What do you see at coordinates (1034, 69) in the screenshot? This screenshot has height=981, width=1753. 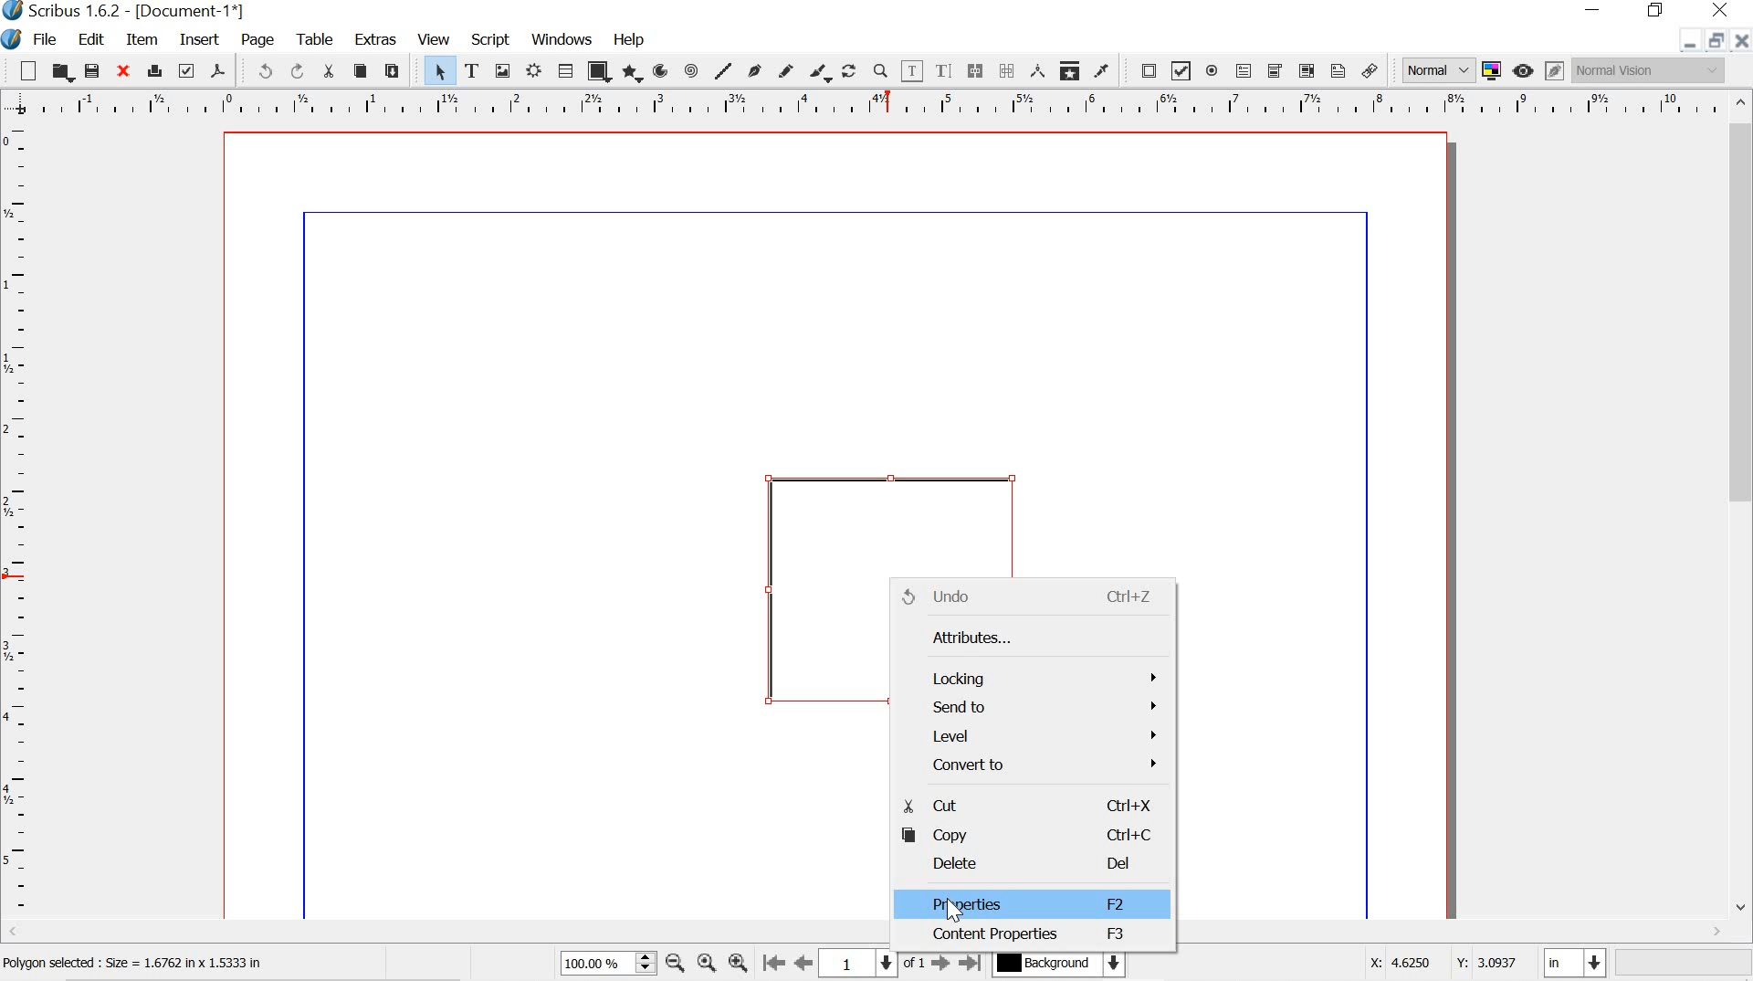 I see `measurements` at bounding box center [1034, 69].